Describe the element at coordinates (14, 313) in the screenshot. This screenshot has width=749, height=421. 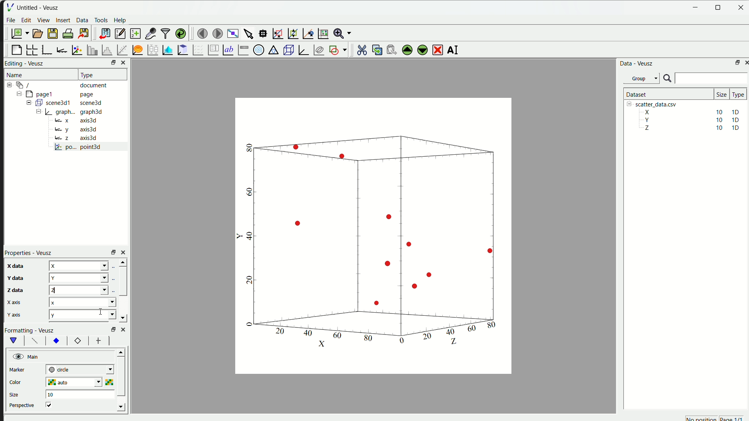
I see `y axis` at that location.